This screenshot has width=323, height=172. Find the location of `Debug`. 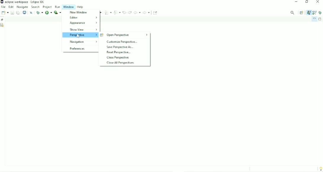

Debug is located at coordinates (39, 12).